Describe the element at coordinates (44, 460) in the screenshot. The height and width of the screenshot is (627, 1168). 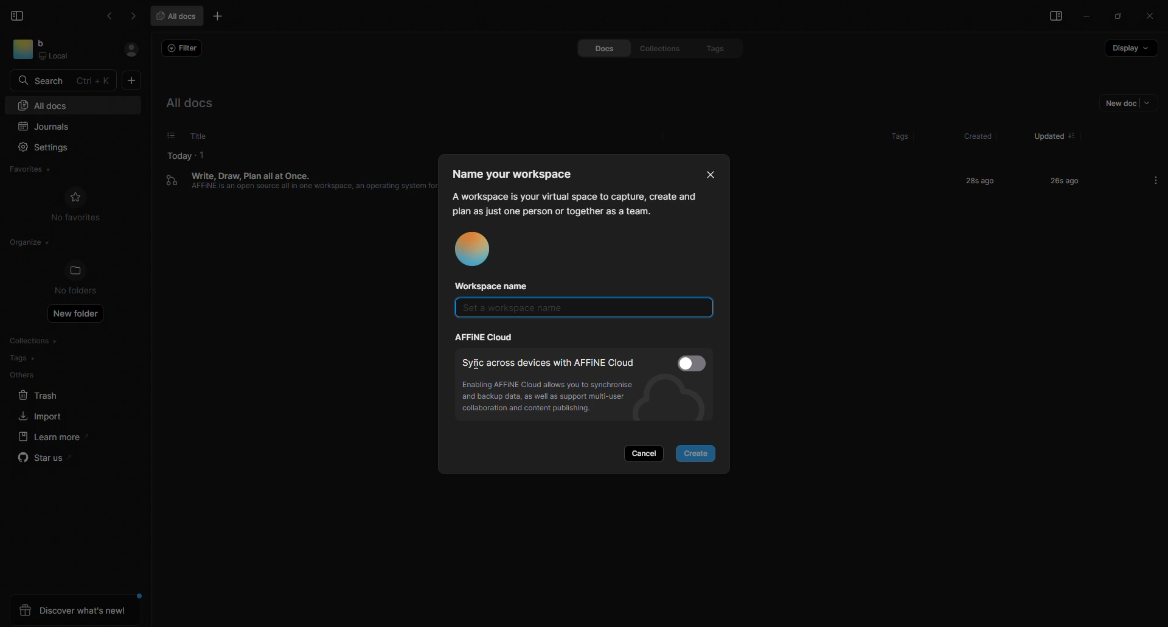
I see `star us` at that location.